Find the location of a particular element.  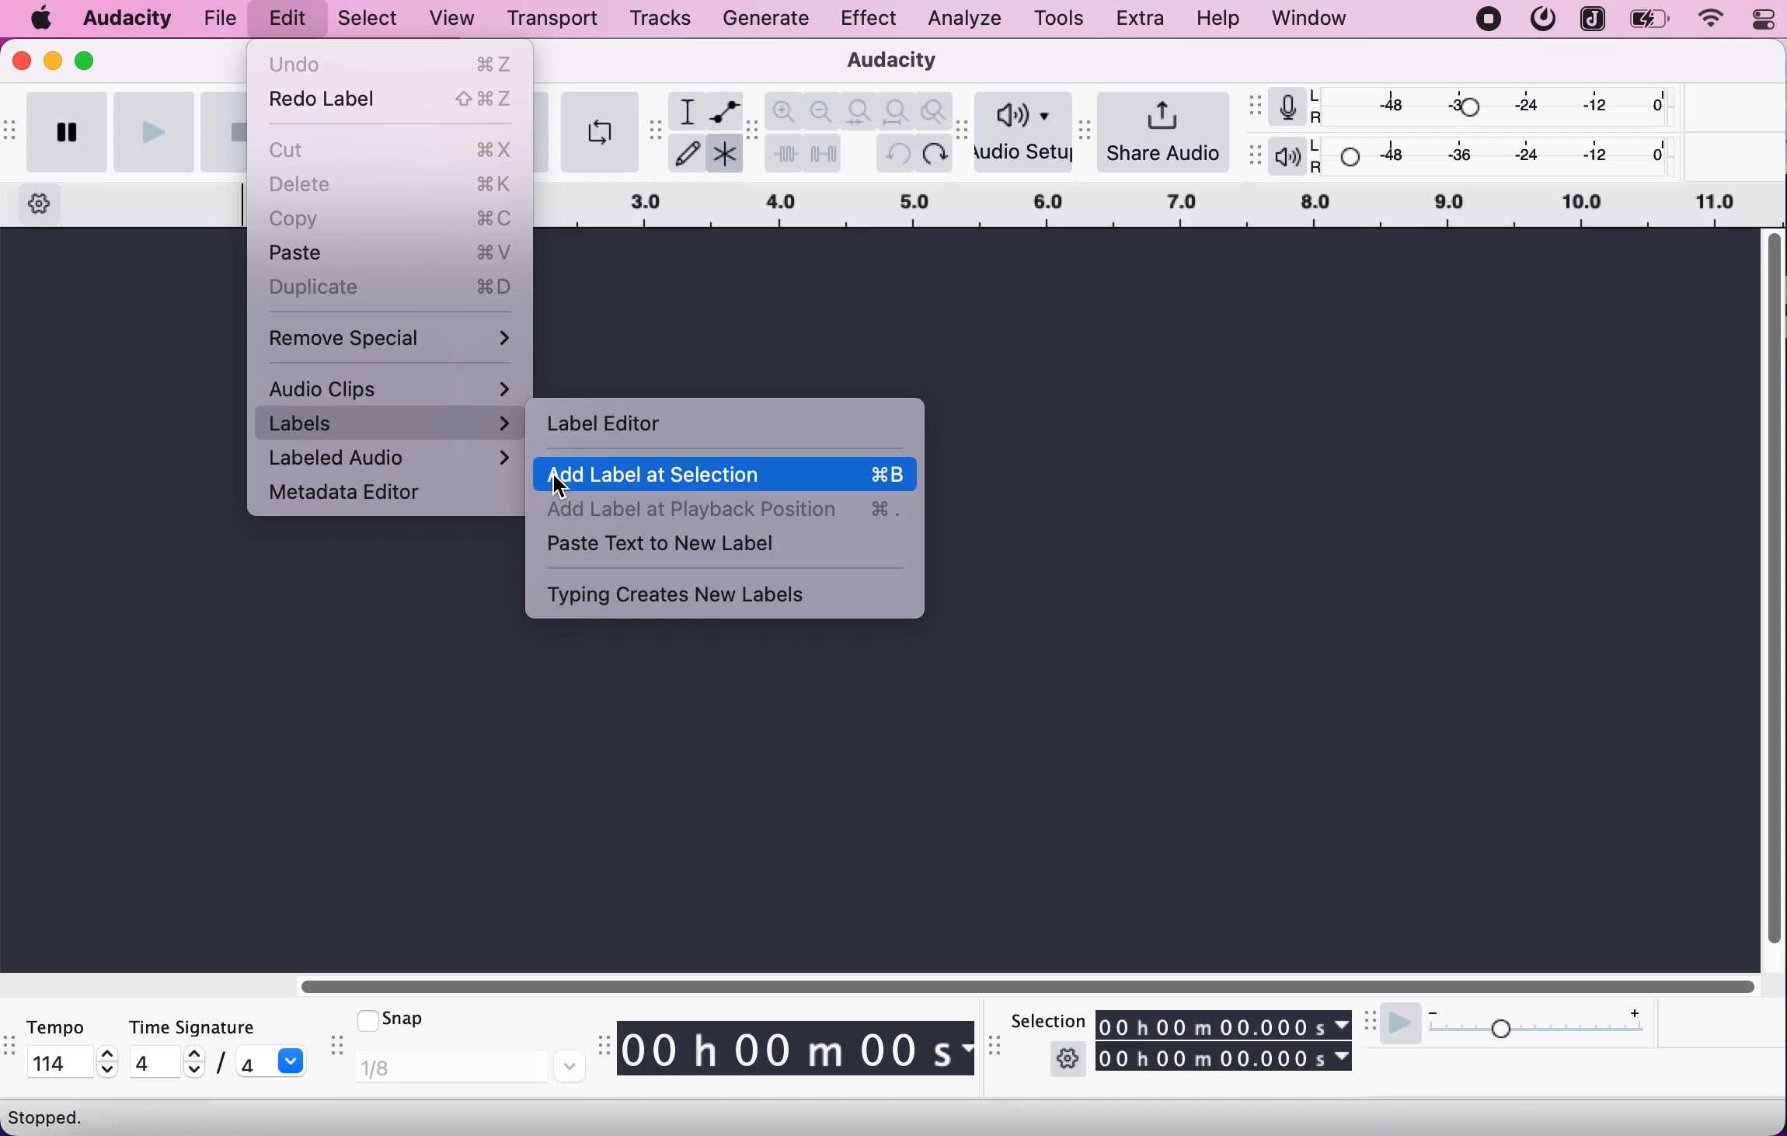

typing creates new labels is located at coordinates (709, 594).